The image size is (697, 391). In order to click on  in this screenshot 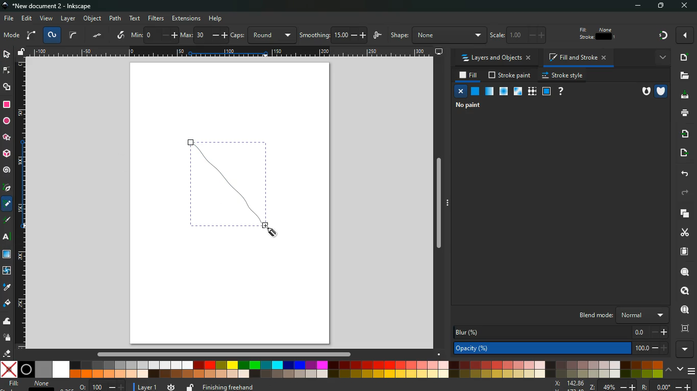, I will do `click(222, 354)`.